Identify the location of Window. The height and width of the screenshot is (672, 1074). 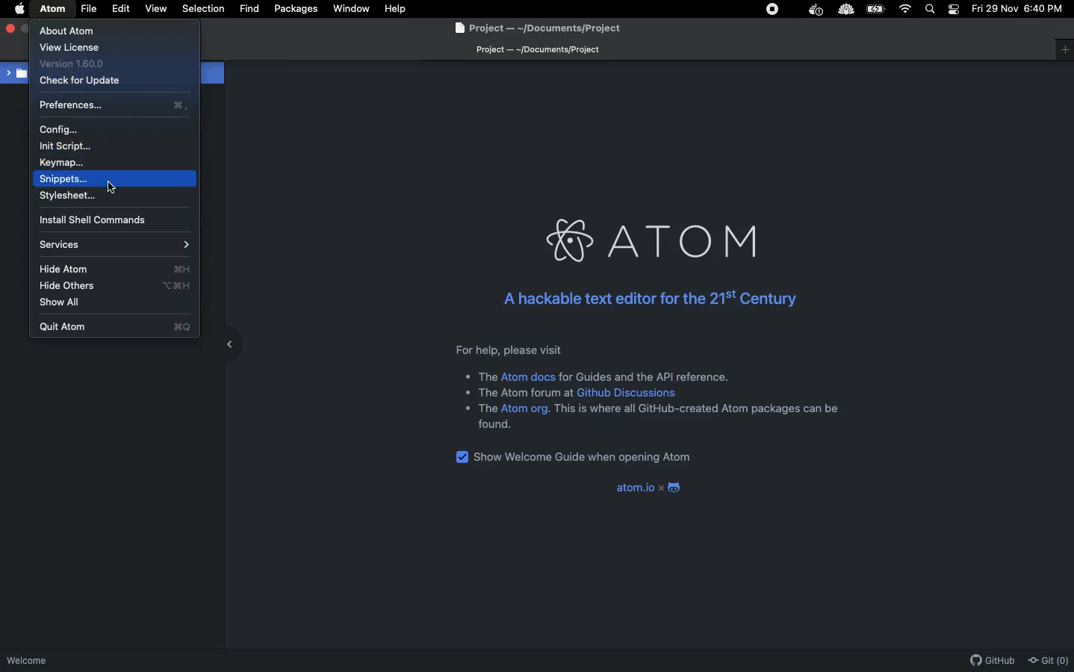
(1064, 50).